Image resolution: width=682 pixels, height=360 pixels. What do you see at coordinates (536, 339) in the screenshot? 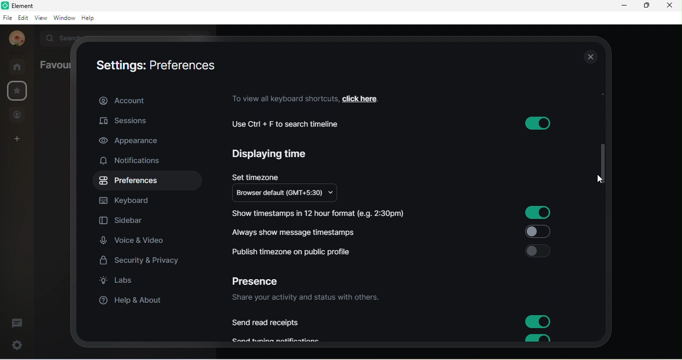
I see `button` at bounding box center [536, 339].